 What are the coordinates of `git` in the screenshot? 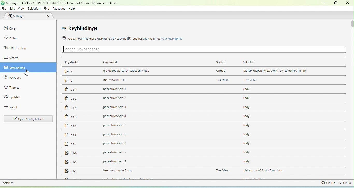 It's located at (345, 183).